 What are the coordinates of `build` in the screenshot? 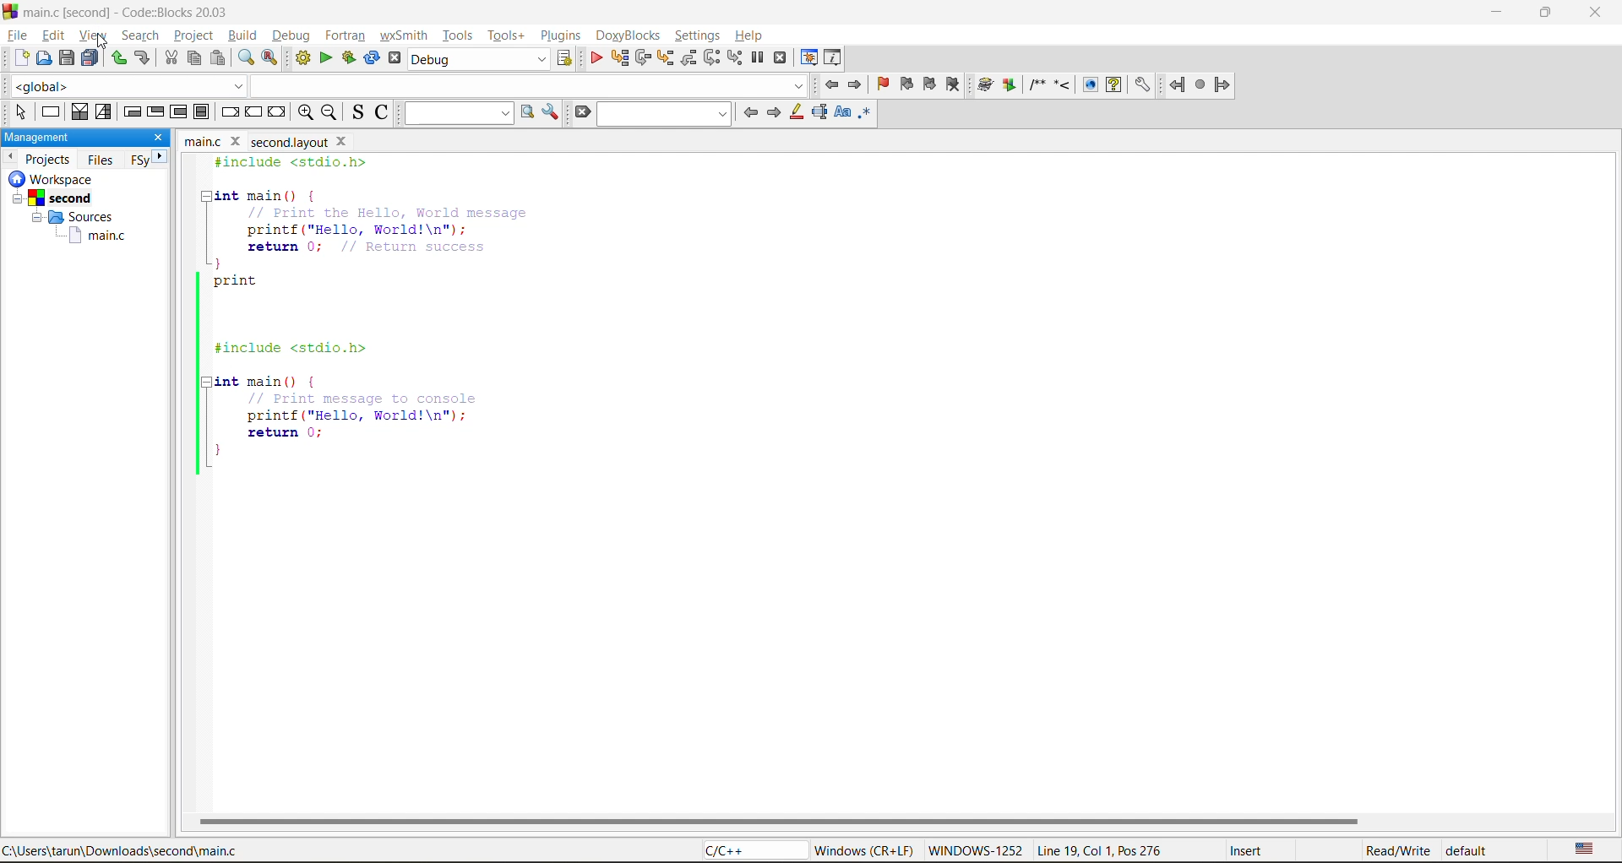 It's located at (242, 38).